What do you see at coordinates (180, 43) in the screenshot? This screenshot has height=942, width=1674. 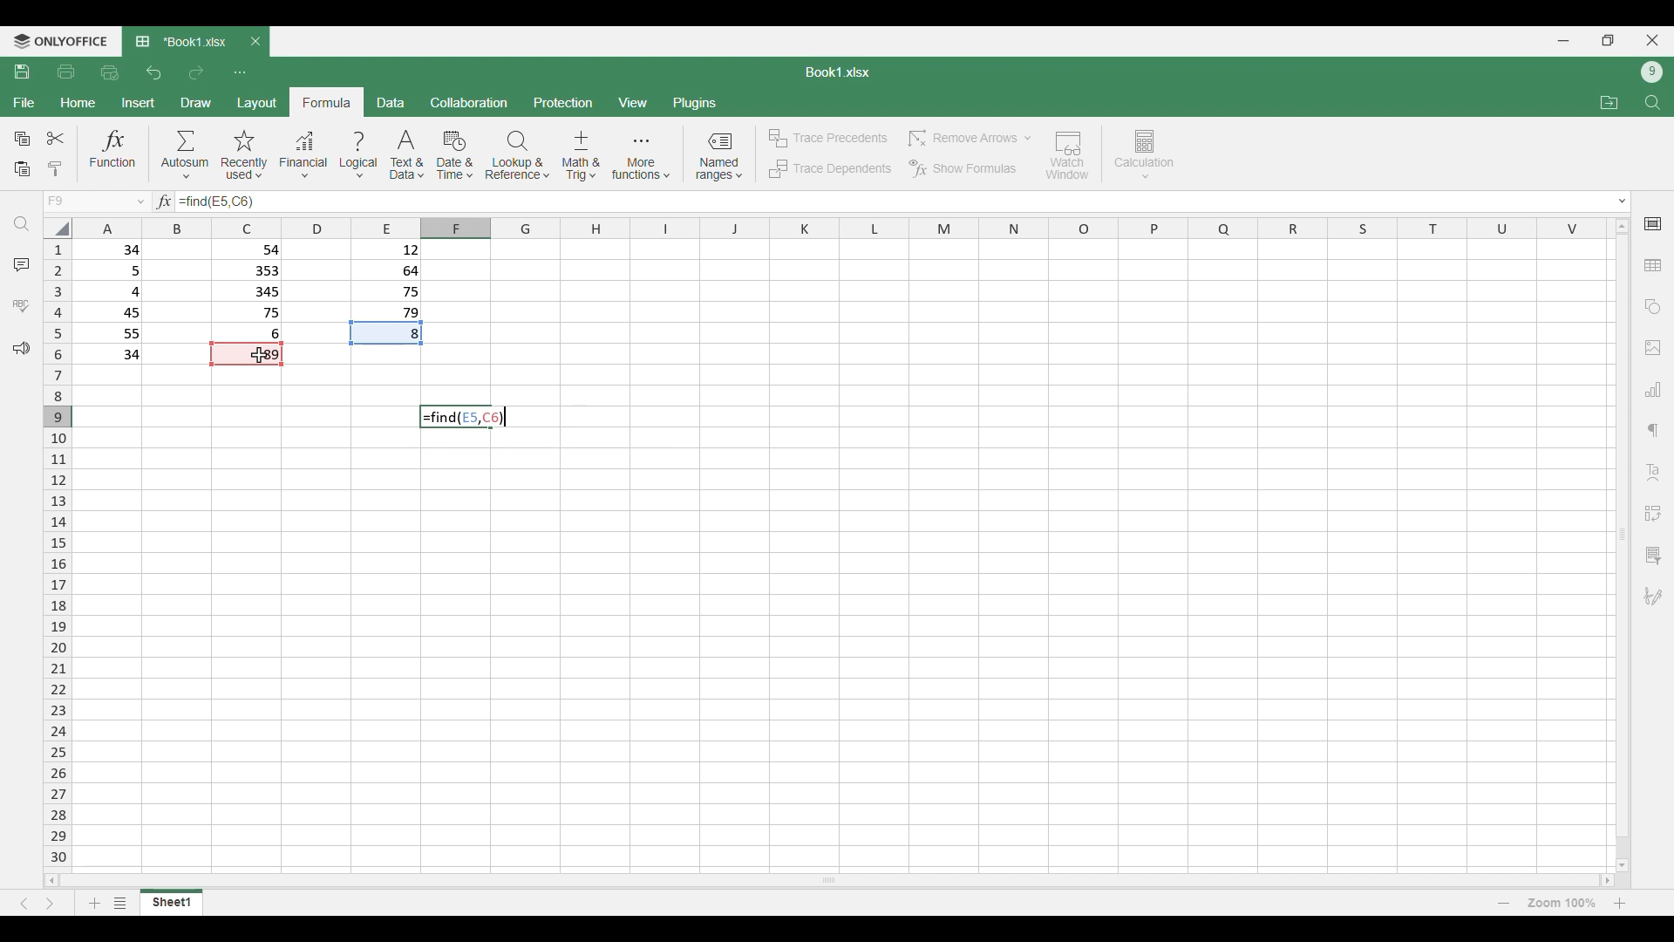 I see `Current tab` at bounding box center [180, 43].